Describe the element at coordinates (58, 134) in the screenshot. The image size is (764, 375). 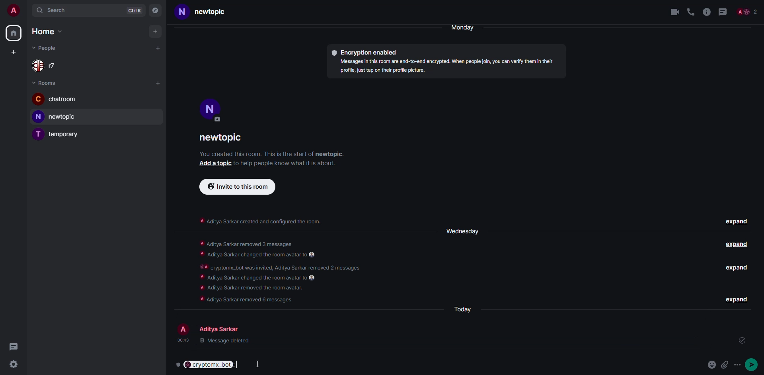
I see `room` at that location.